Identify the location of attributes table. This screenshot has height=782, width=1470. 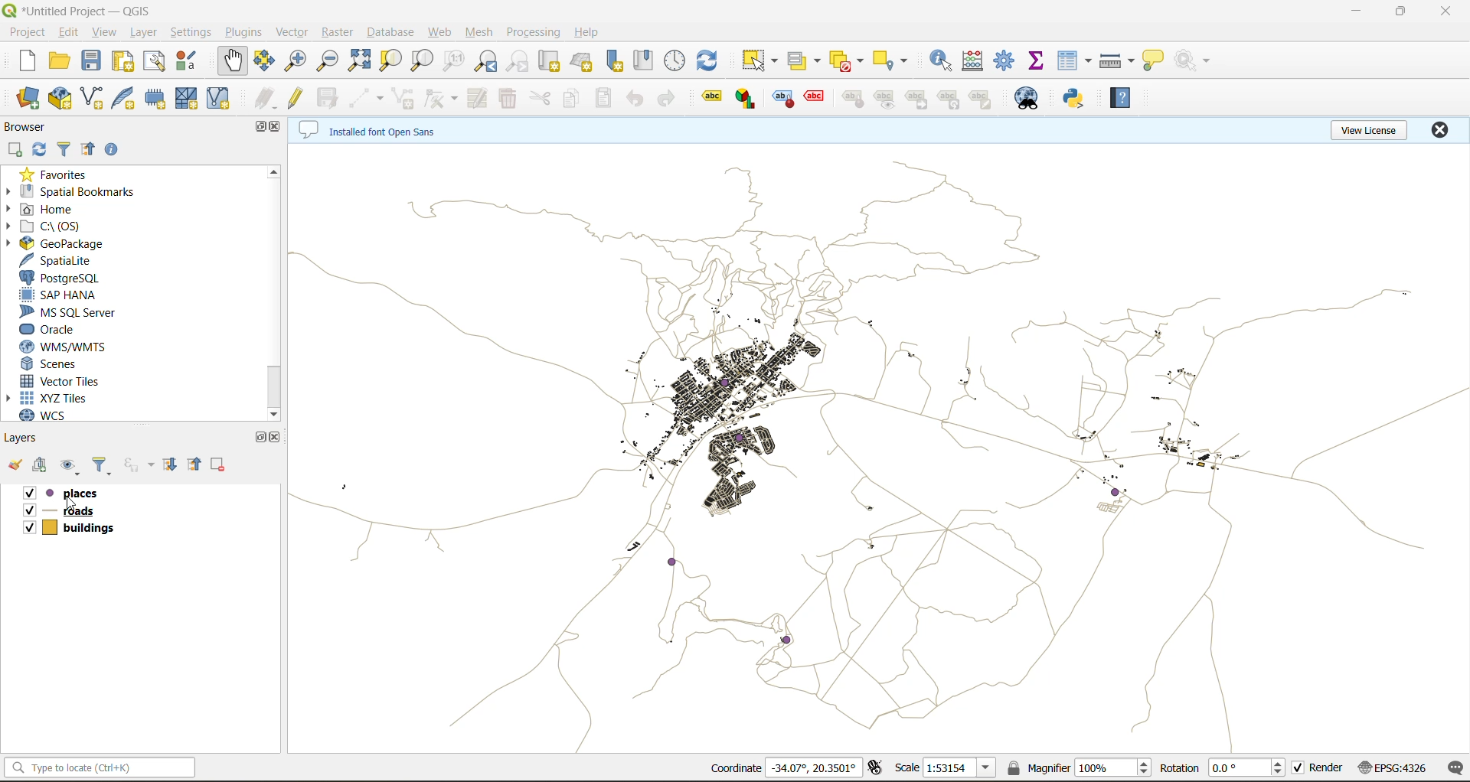
(1076, 65).